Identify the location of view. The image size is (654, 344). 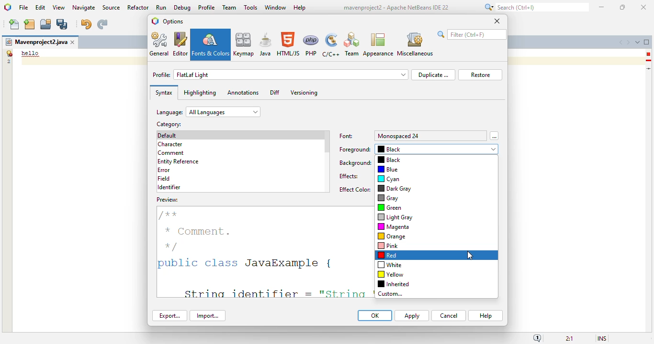
(59, 8).